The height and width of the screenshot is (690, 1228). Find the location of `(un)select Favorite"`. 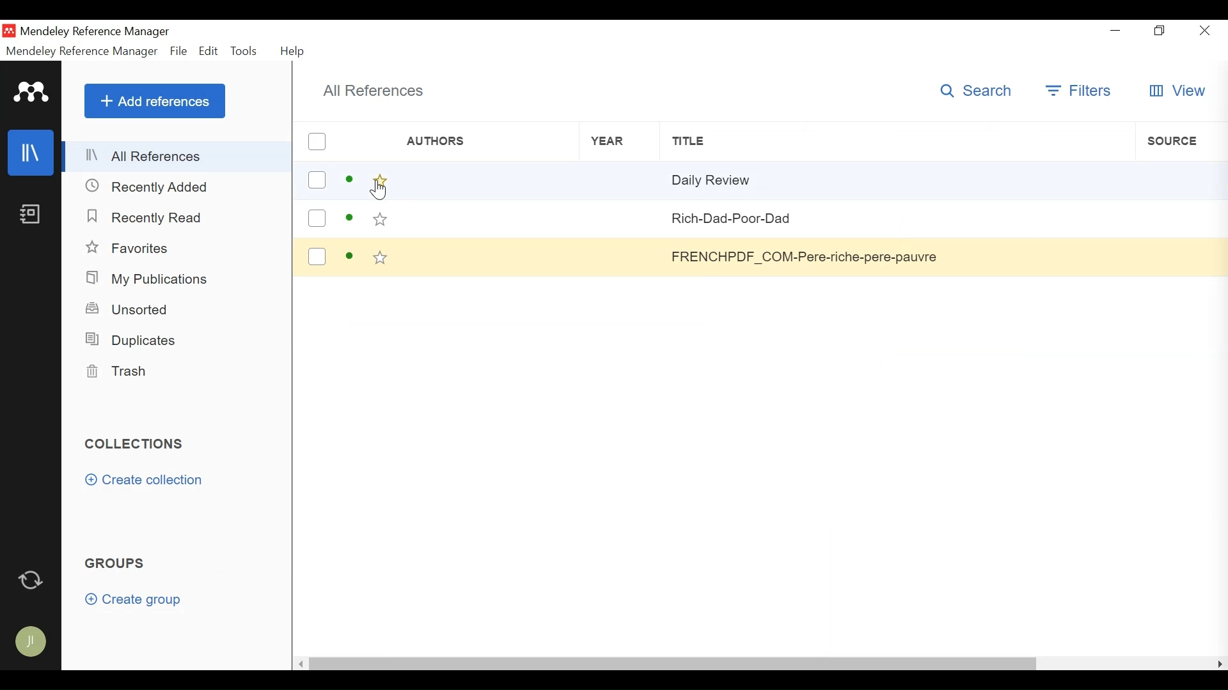

(un)select Favorite" is located at coordinates (381, 217).